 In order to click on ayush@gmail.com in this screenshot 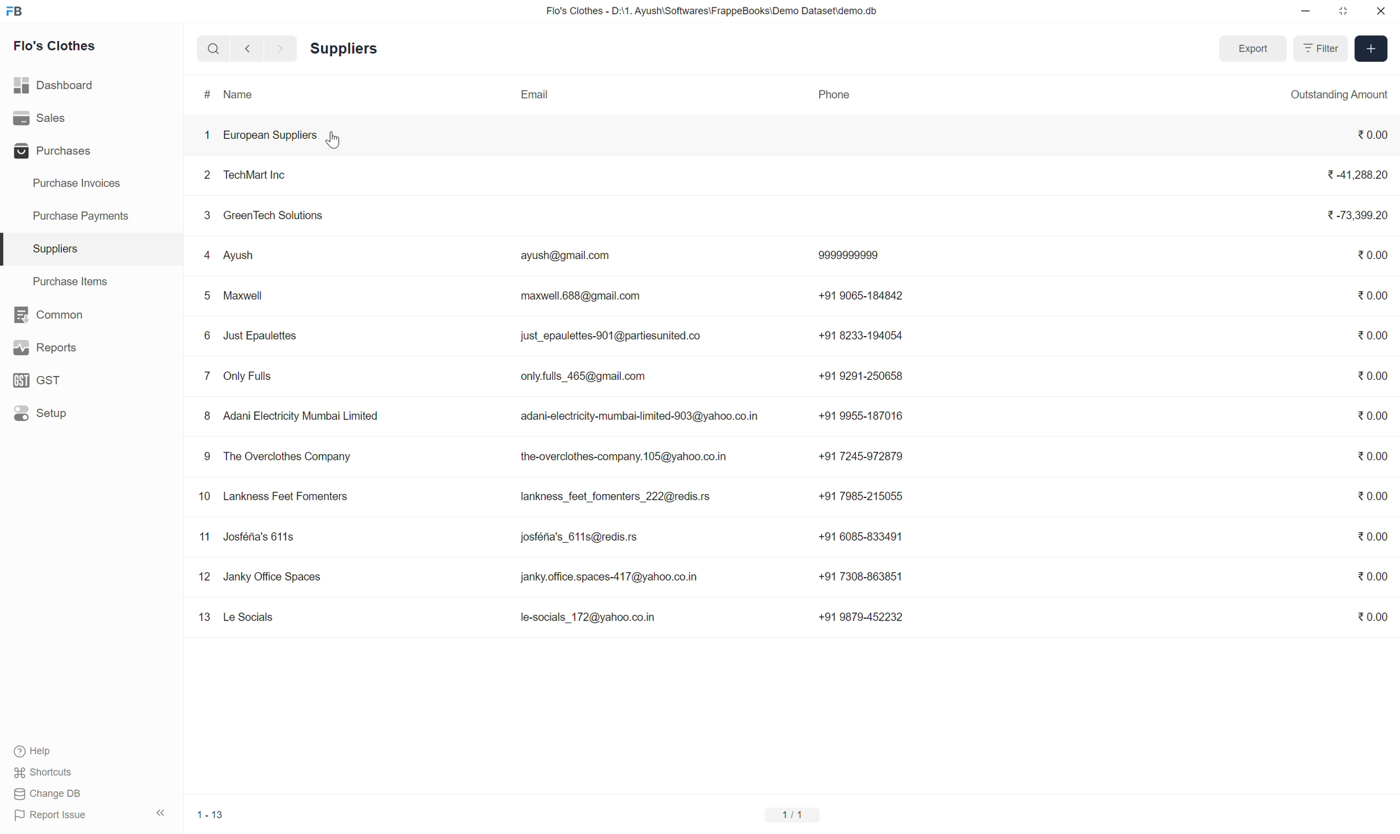, I will do `click(562, 255)`.